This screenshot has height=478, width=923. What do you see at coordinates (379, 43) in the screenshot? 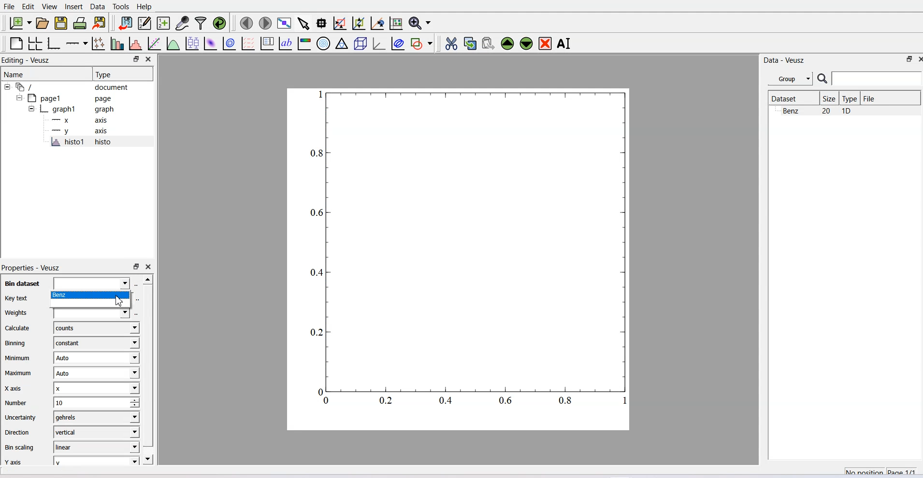
I see `3D Graph` at bounding box center [379, 43].